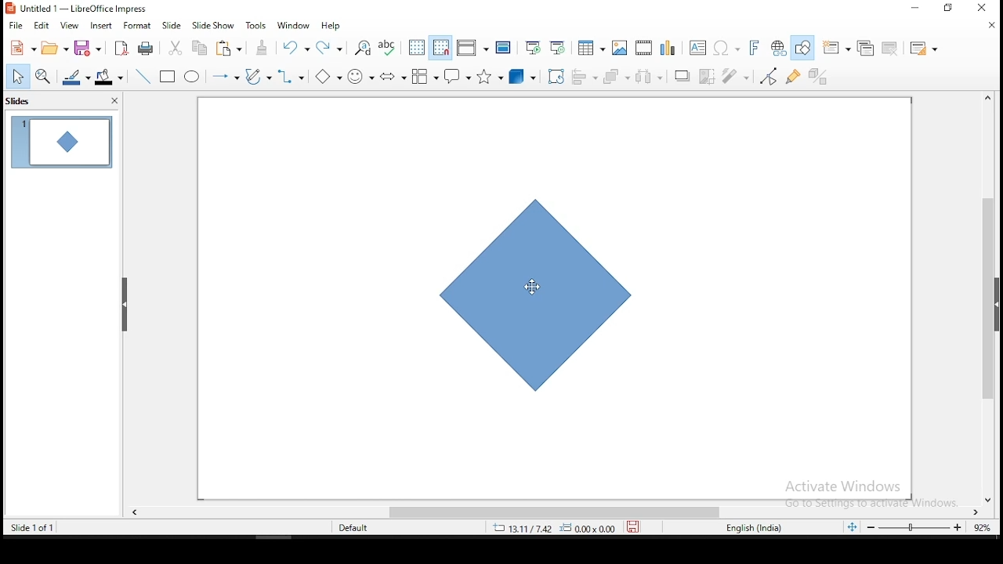  What do you see at coordinates (78, 9) in the screenshot?
I see `icon and filename` at bounding box center [78, 9].